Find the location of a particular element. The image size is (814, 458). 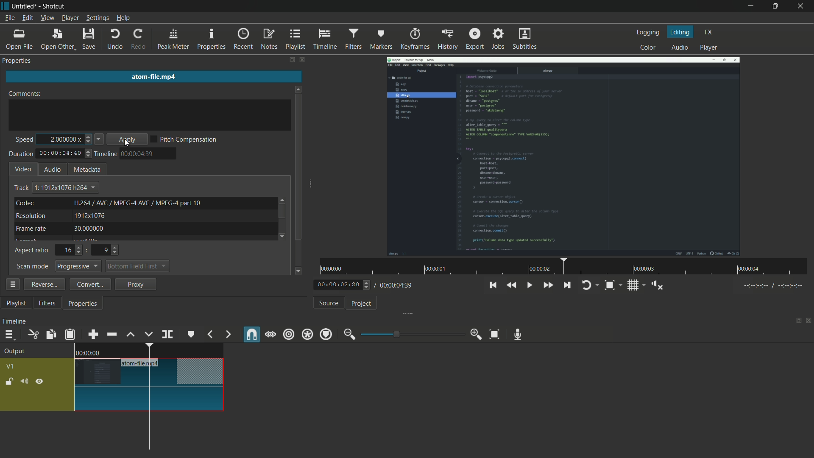

audio is located at coordinates (52, 170).